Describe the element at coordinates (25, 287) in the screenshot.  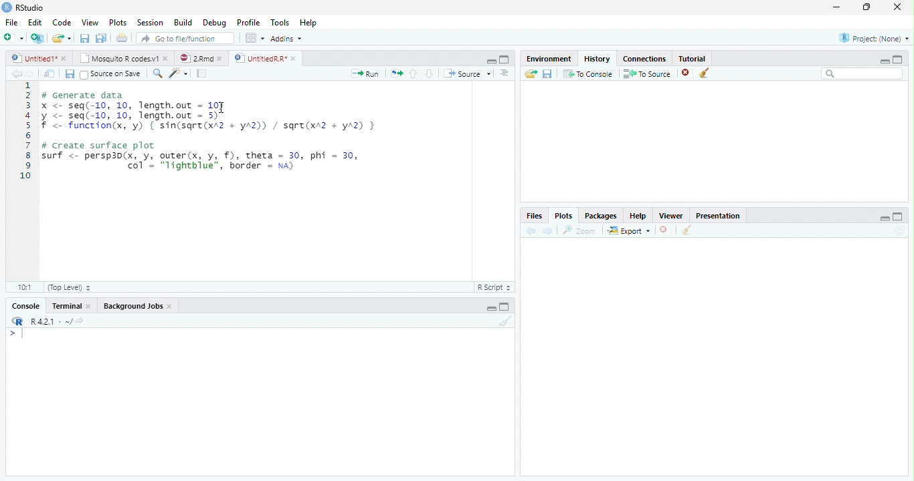
I see `1:1` at that location.